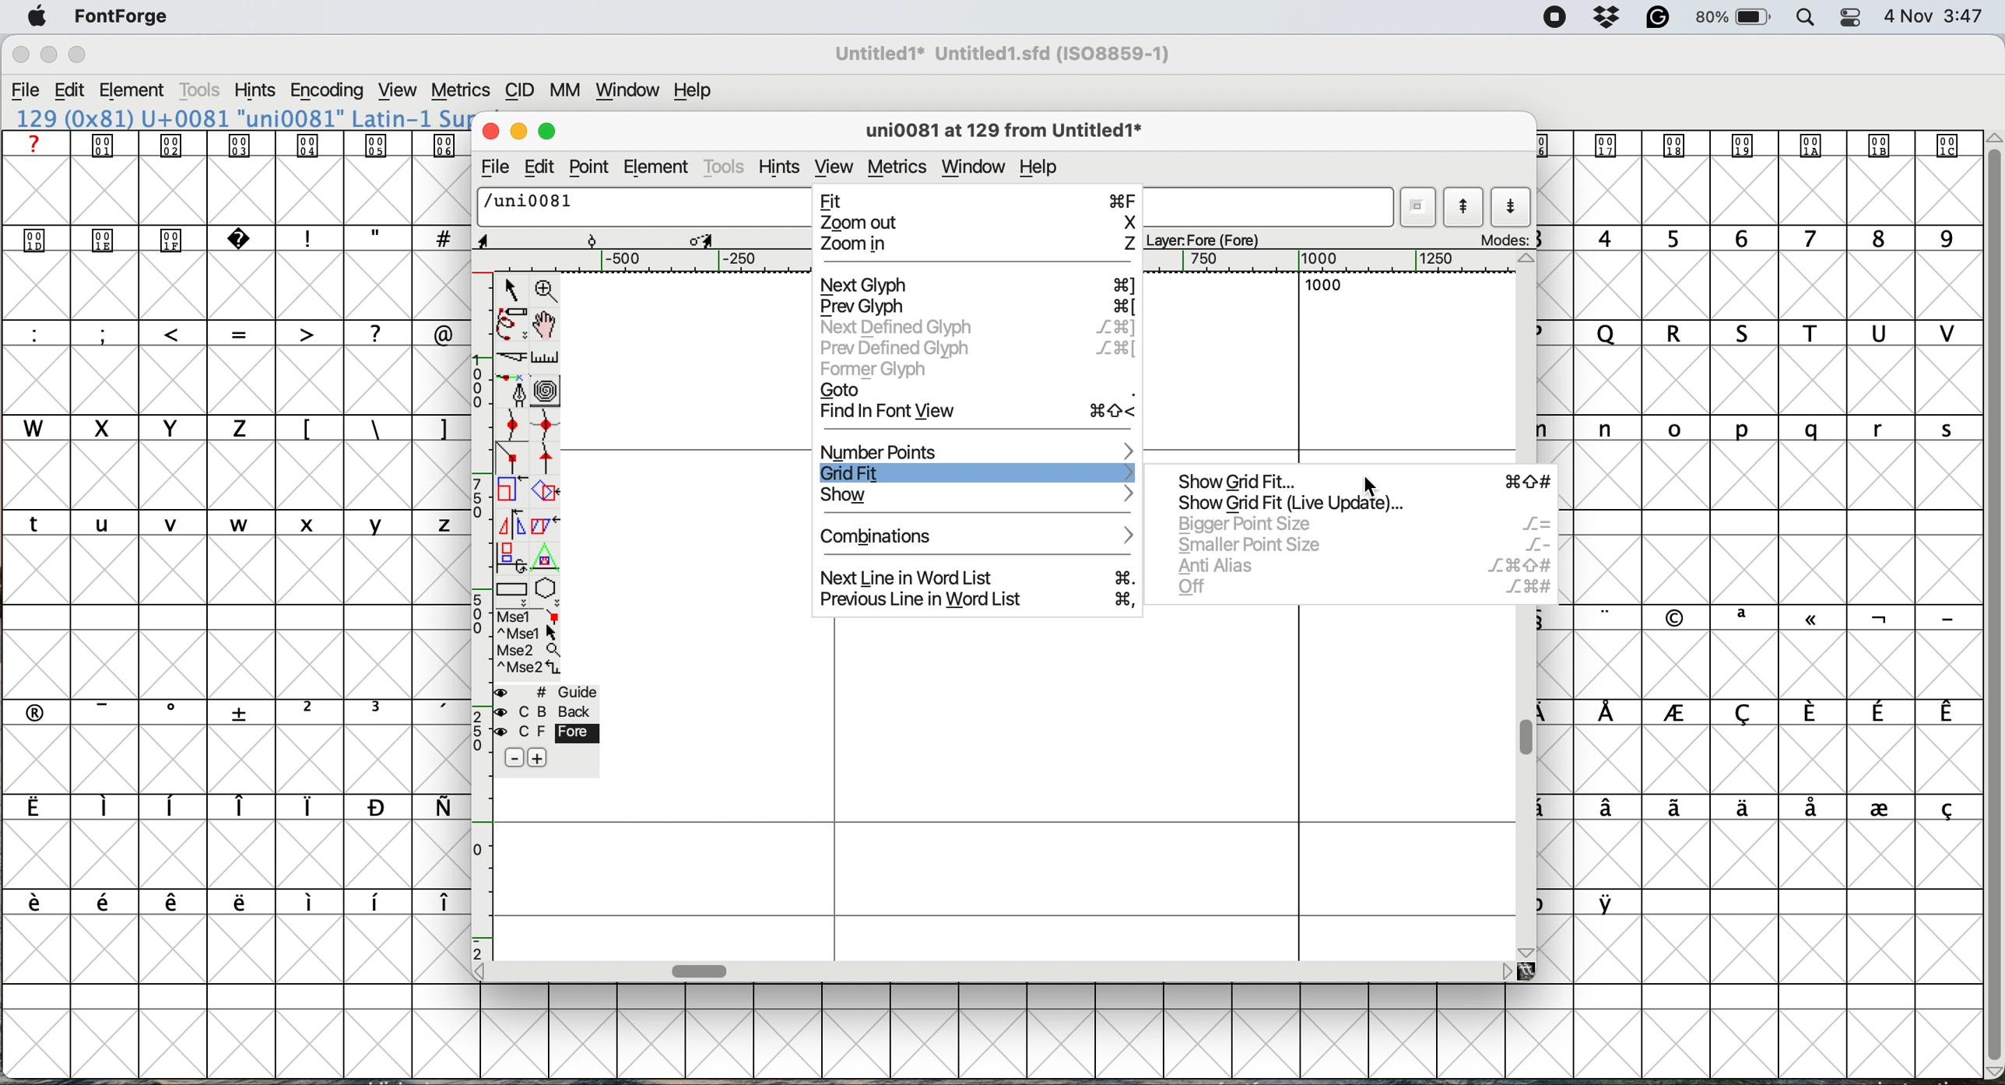 The image size is (2005, 1085). What do you see at coordinates (781, 166) in the screenshot?
I see `hints` at bounding box center [781, 166].